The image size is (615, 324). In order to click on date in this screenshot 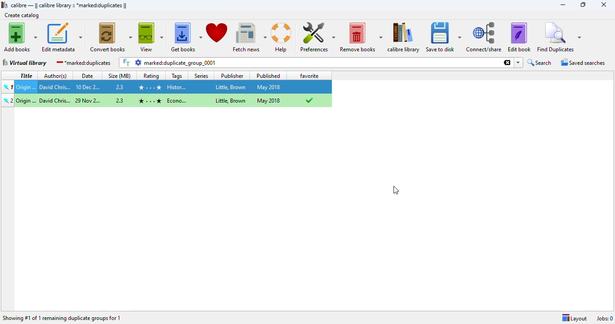, I will do `click(90, 75)`.